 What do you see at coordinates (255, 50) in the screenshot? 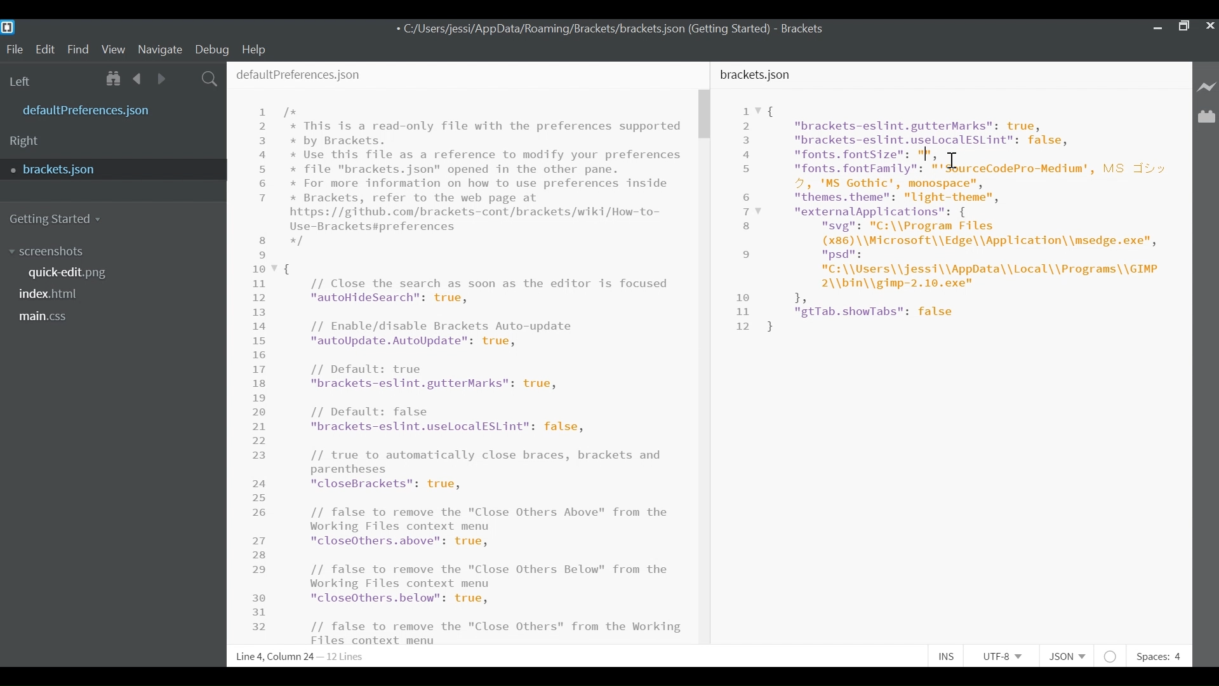
I see `Help` at bounding box center [255, 50].